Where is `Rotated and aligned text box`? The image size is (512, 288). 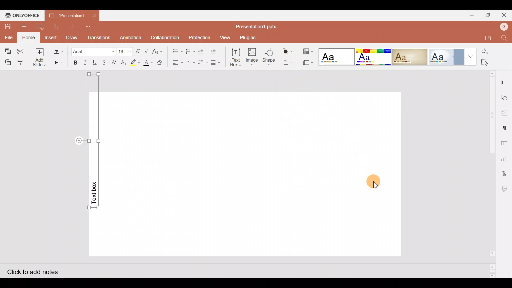 Rotated and aligned text box is located at coordinates (98, 145).